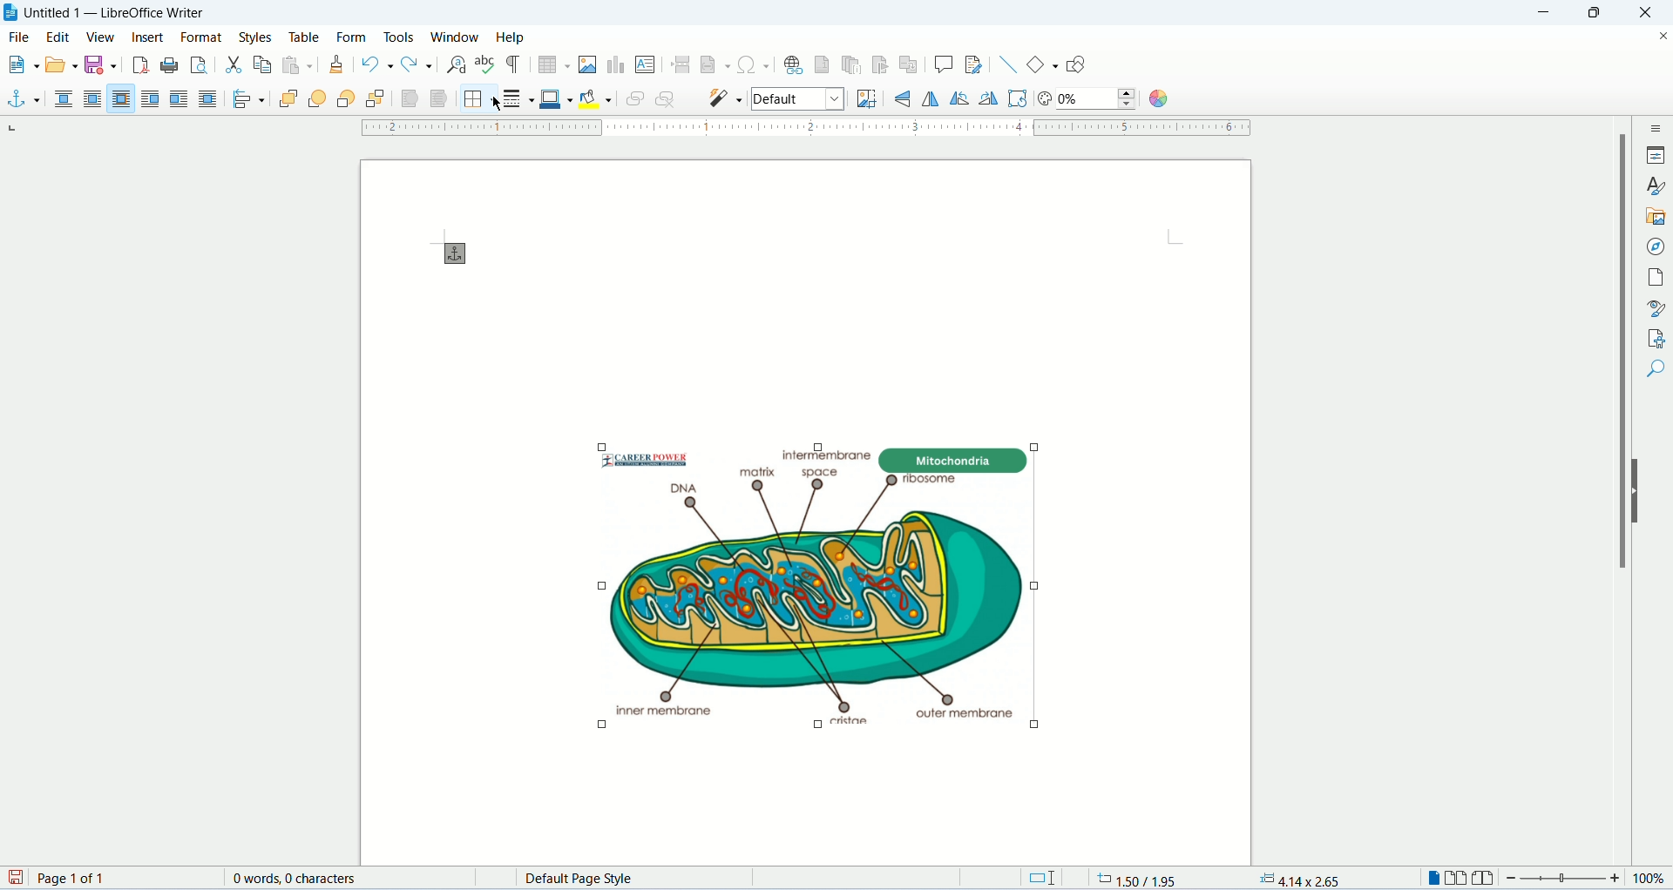  Describe the element at coordinates (681, 64) in the screenshot. I see `insert page break` at that location.